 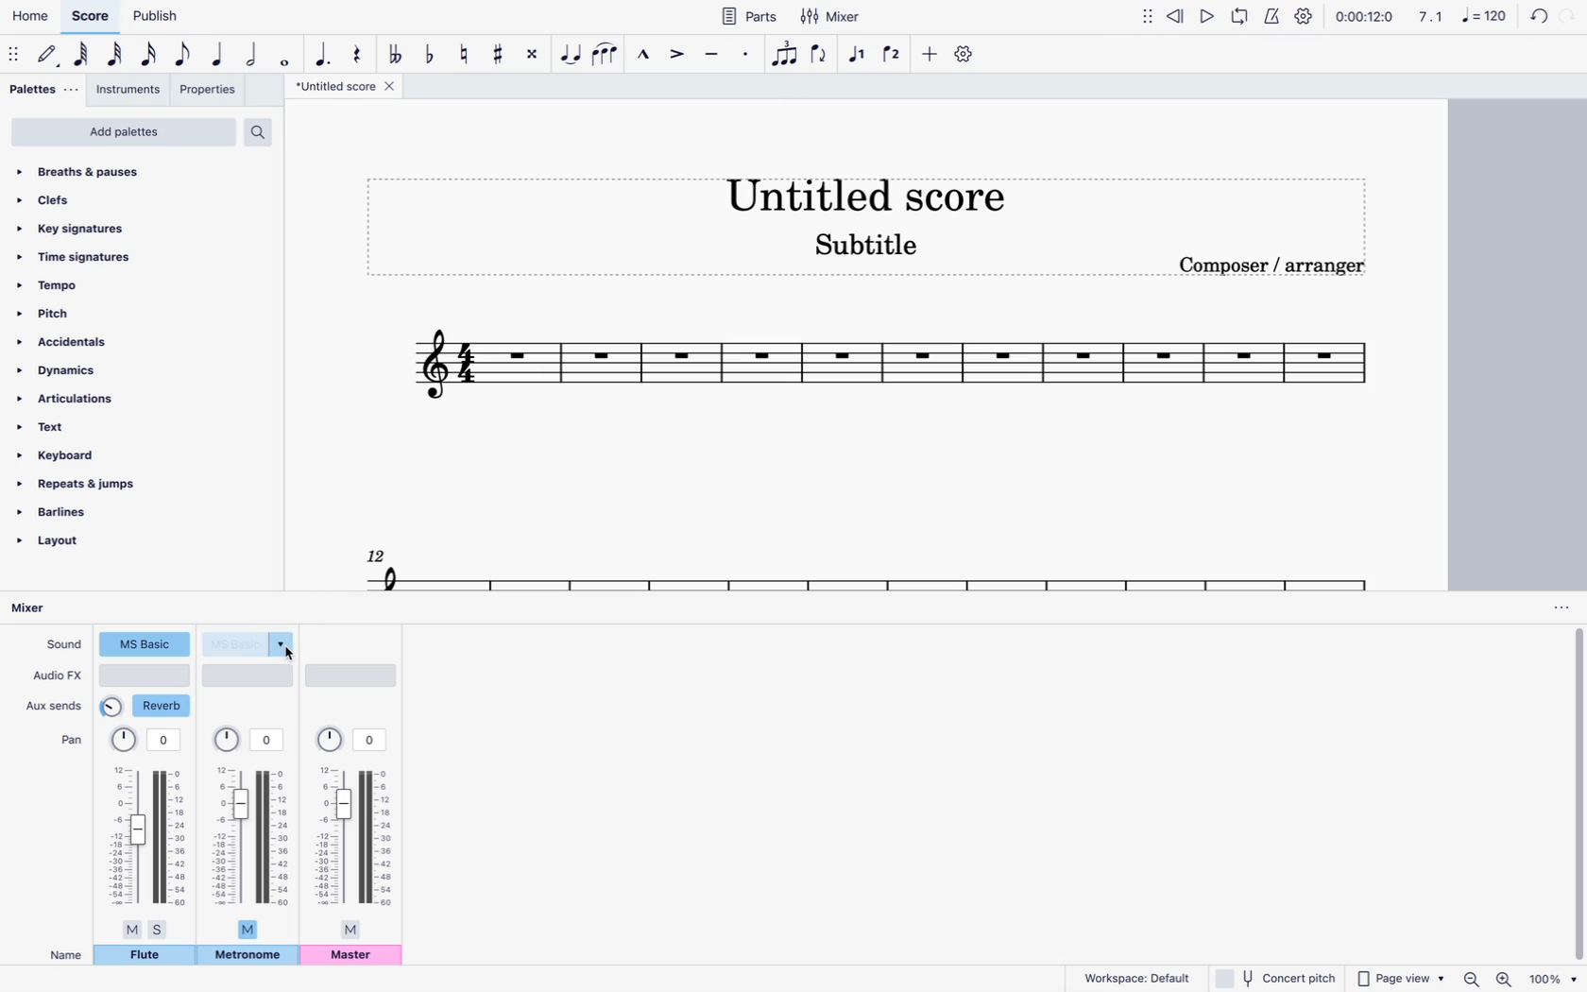 I want to click on repeats & jumps, so click(x=94, y=484).